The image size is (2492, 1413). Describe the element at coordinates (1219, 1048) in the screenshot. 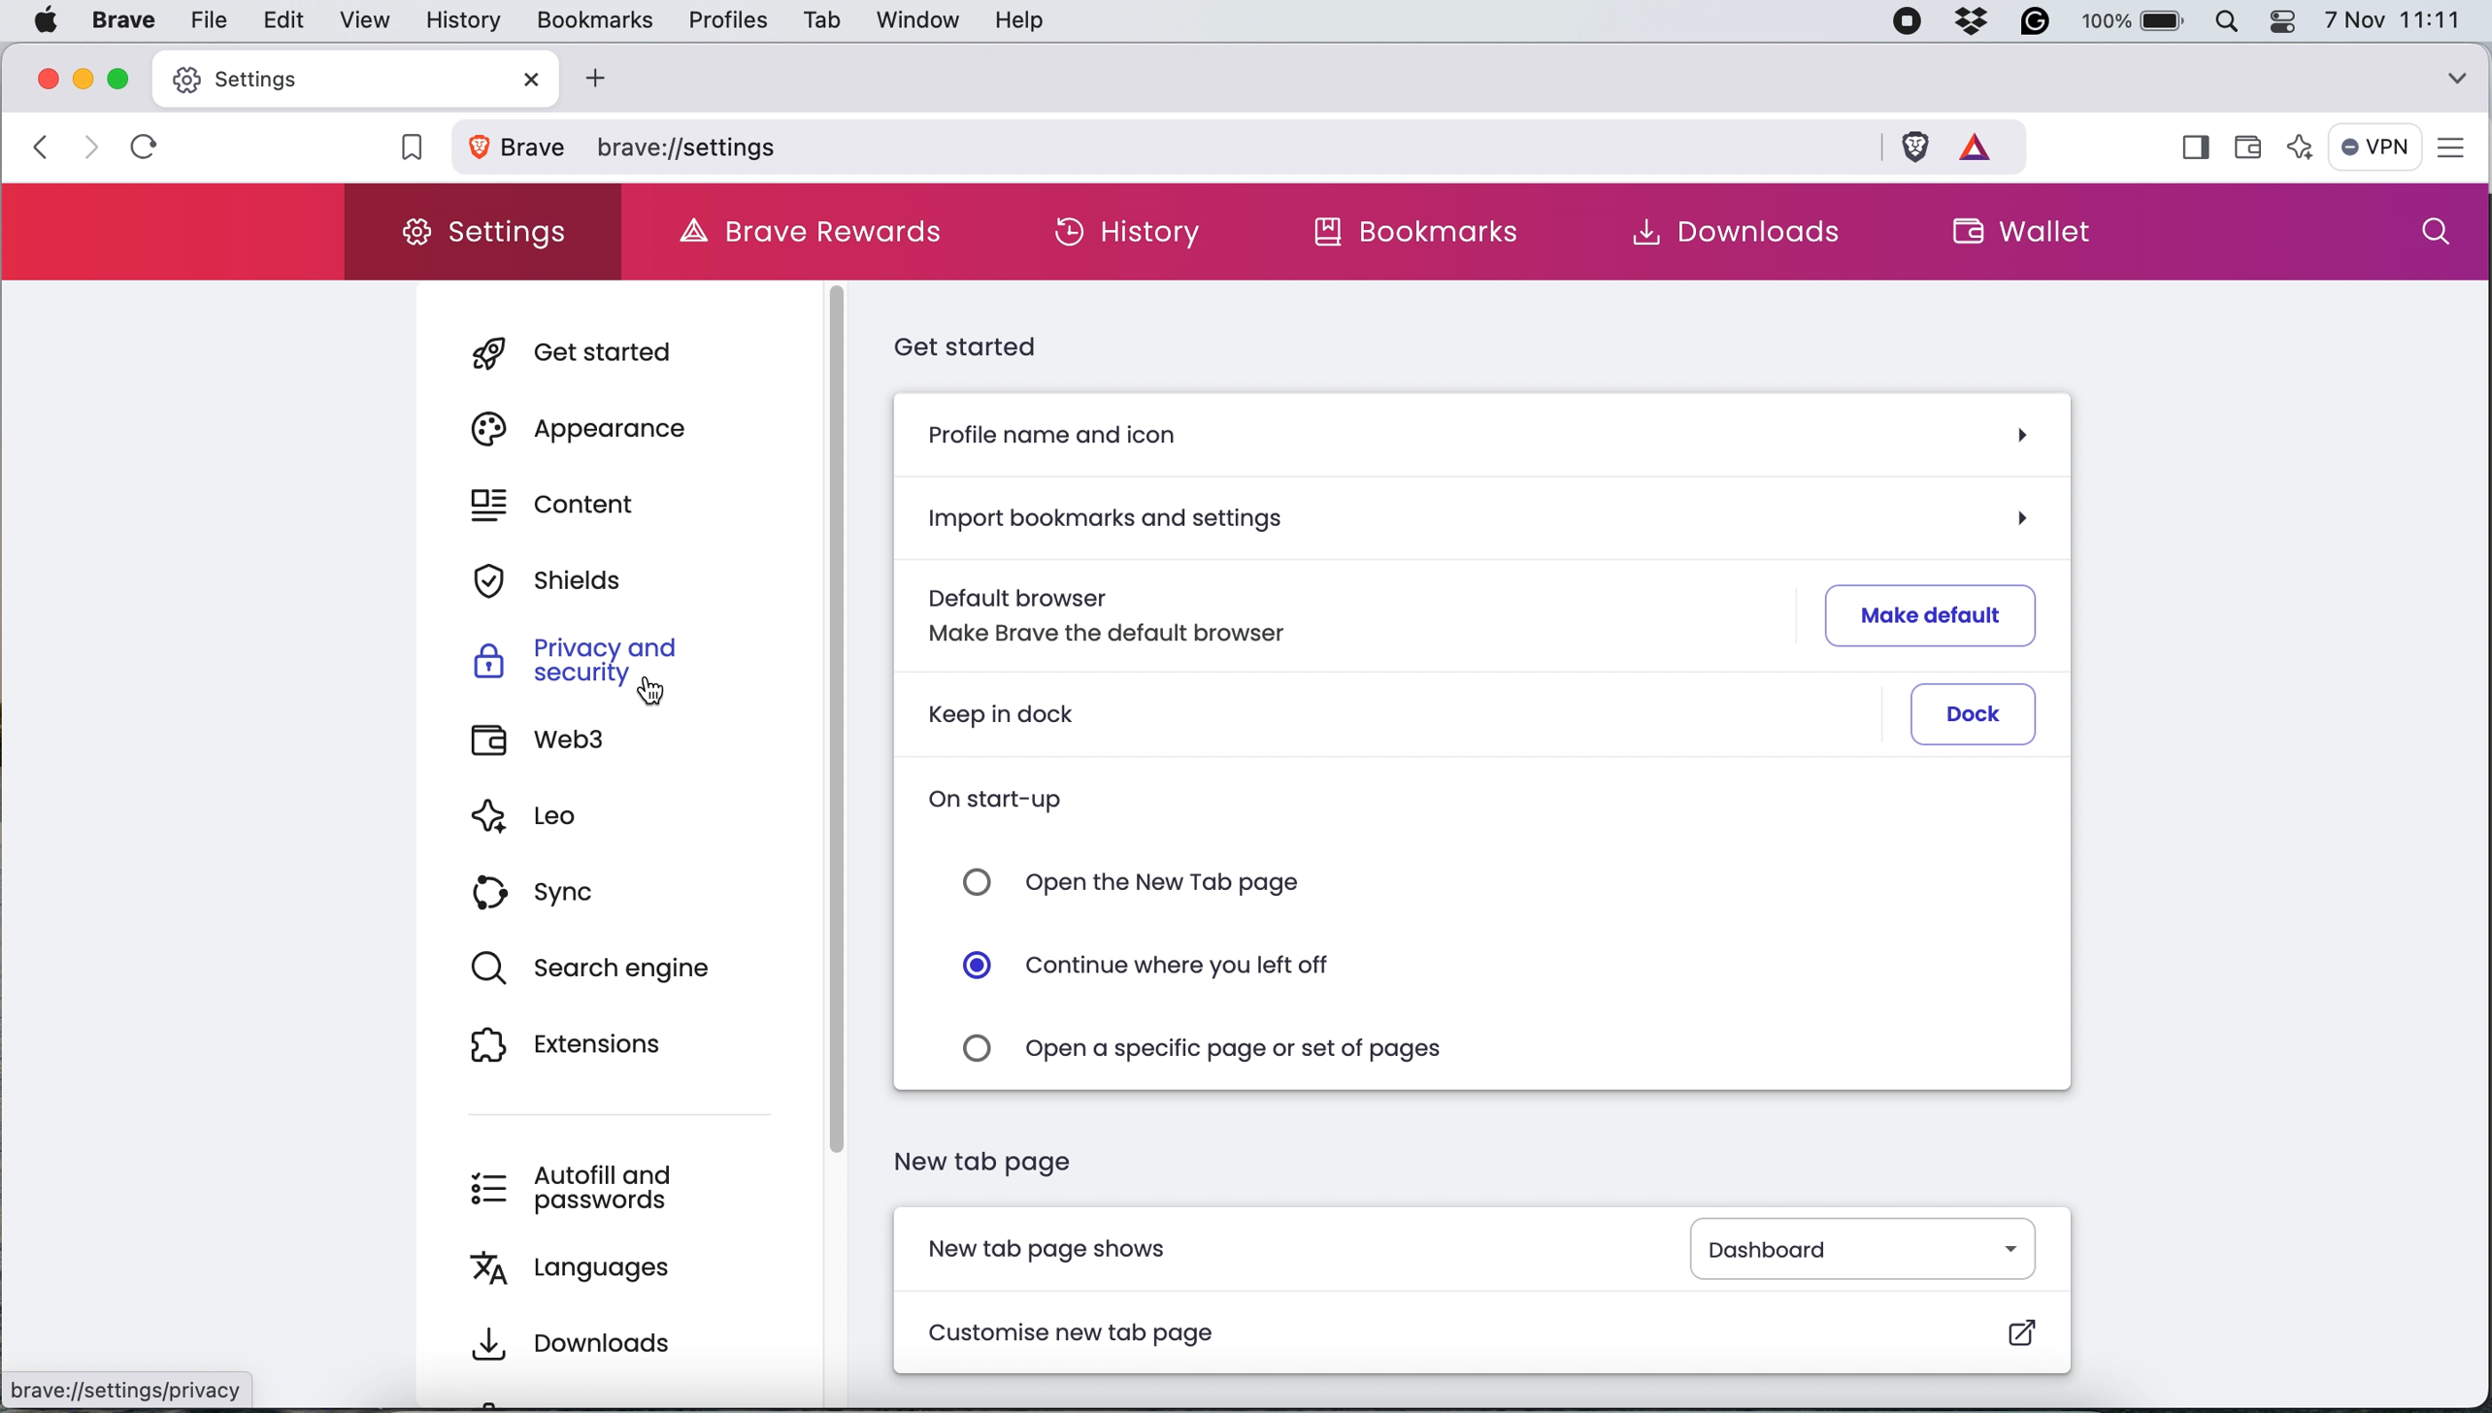

I see `open a specific page or set of pages` at that location.